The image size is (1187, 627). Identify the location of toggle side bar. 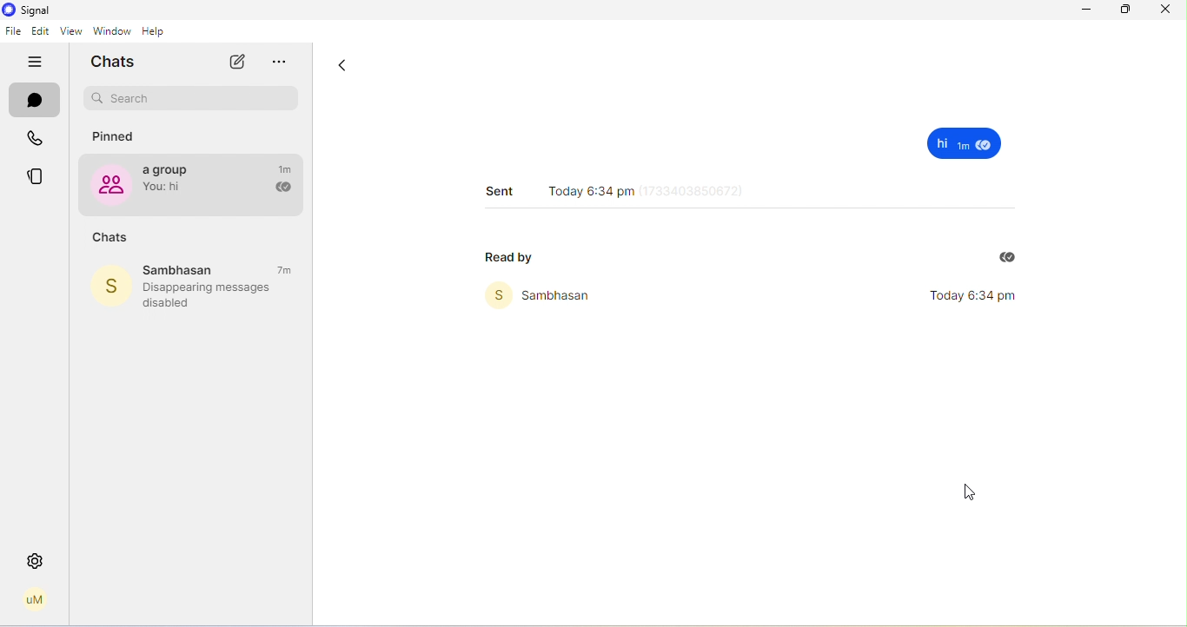
(38, 63).